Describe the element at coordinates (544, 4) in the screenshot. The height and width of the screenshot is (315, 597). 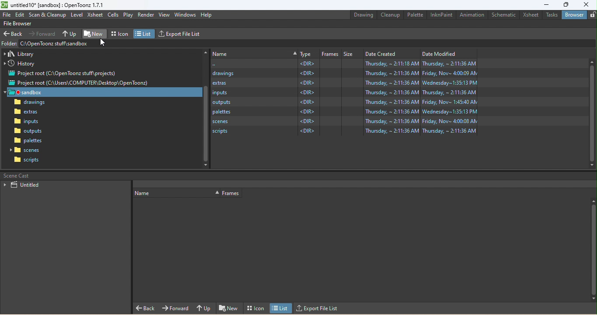
I see `Minimize` at that location.